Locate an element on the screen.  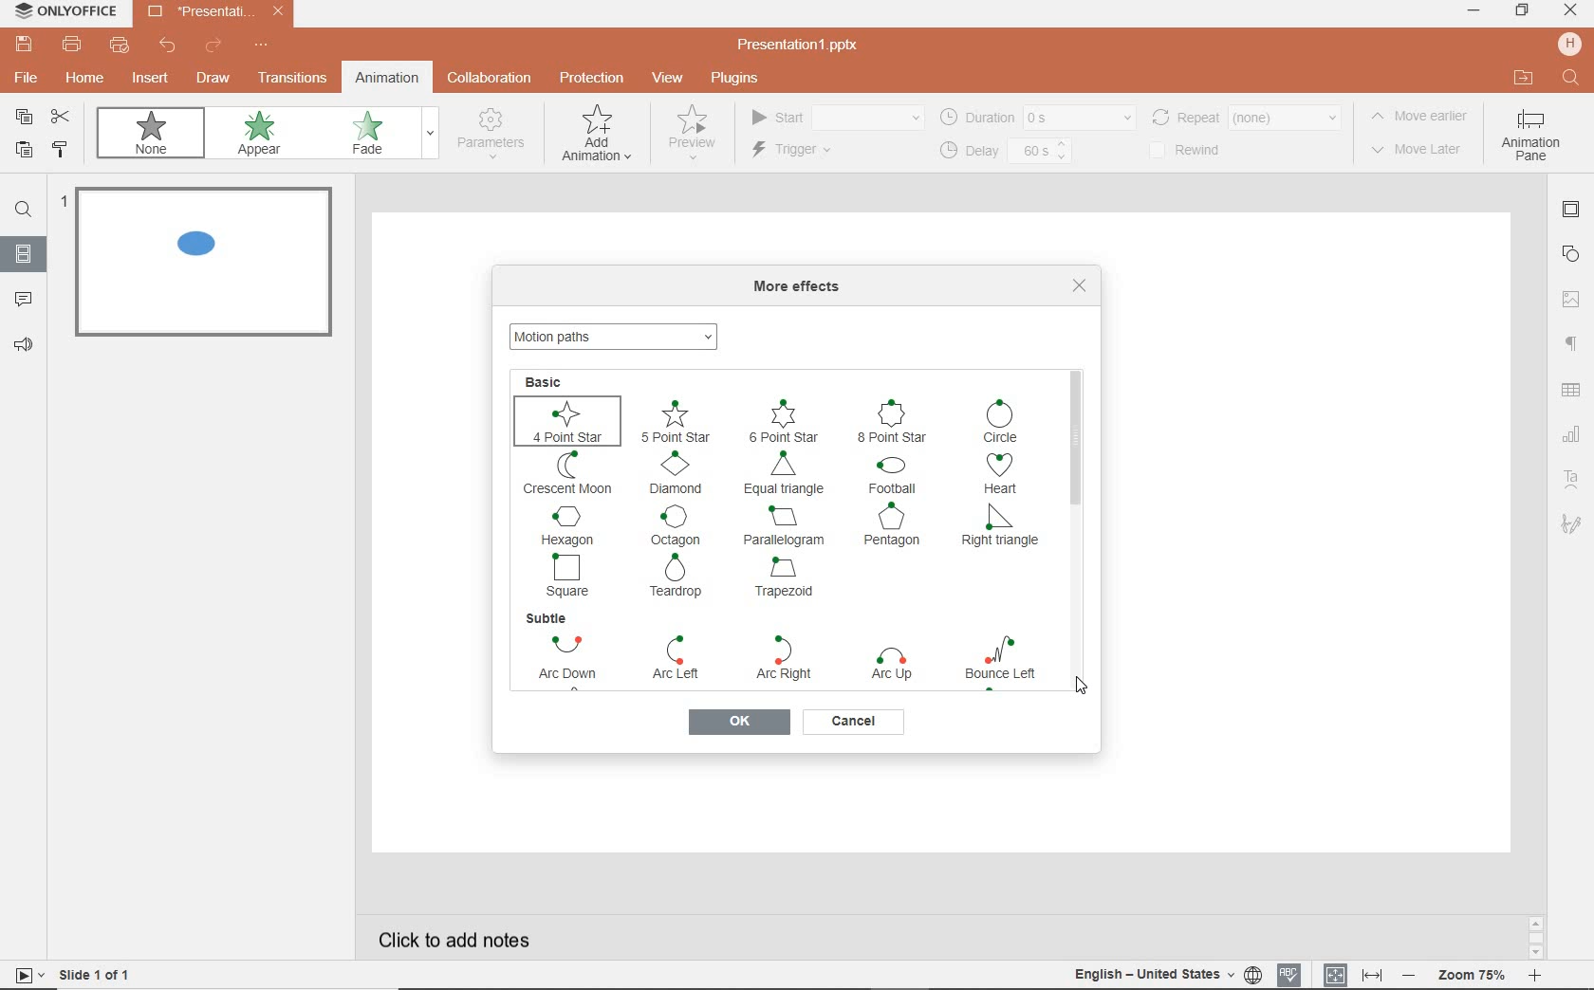
file name is located at coordinates (216, 13).